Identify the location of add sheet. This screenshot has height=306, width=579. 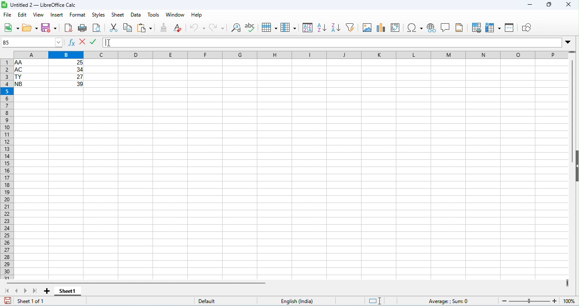
(48, 291).